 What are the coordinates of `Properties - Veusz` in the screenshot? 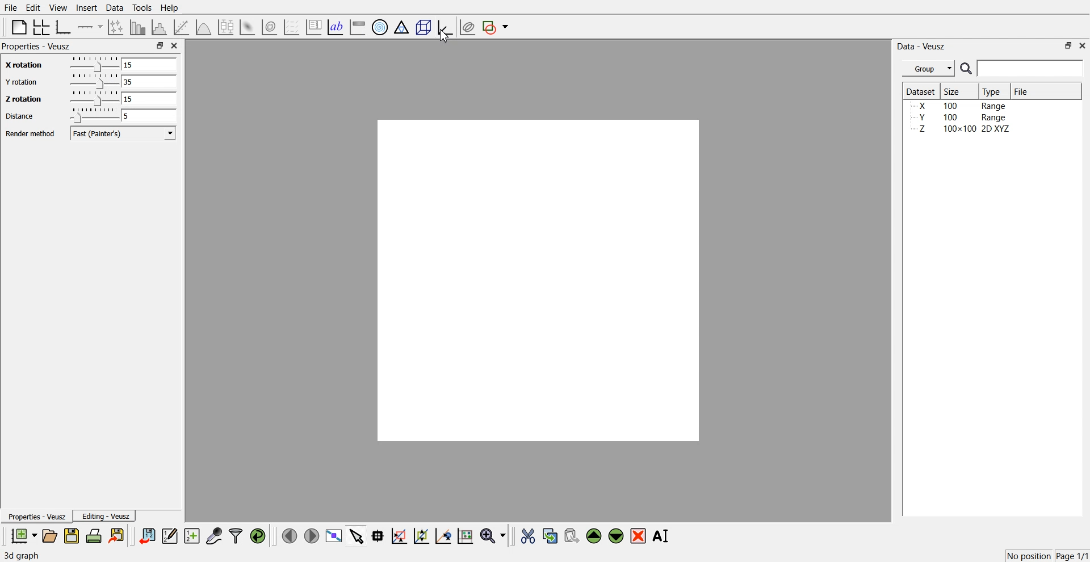 It's located at (36, 516).